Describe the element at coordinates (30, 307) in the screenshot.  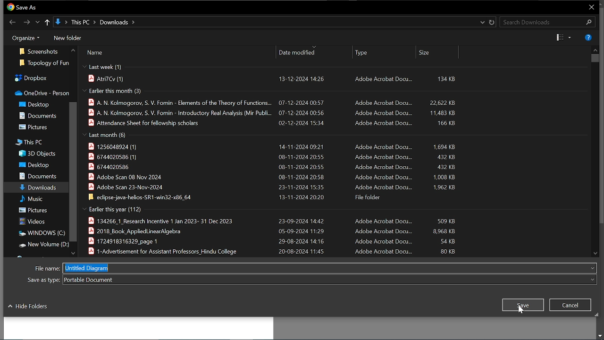
I see `hide folders` at that location.